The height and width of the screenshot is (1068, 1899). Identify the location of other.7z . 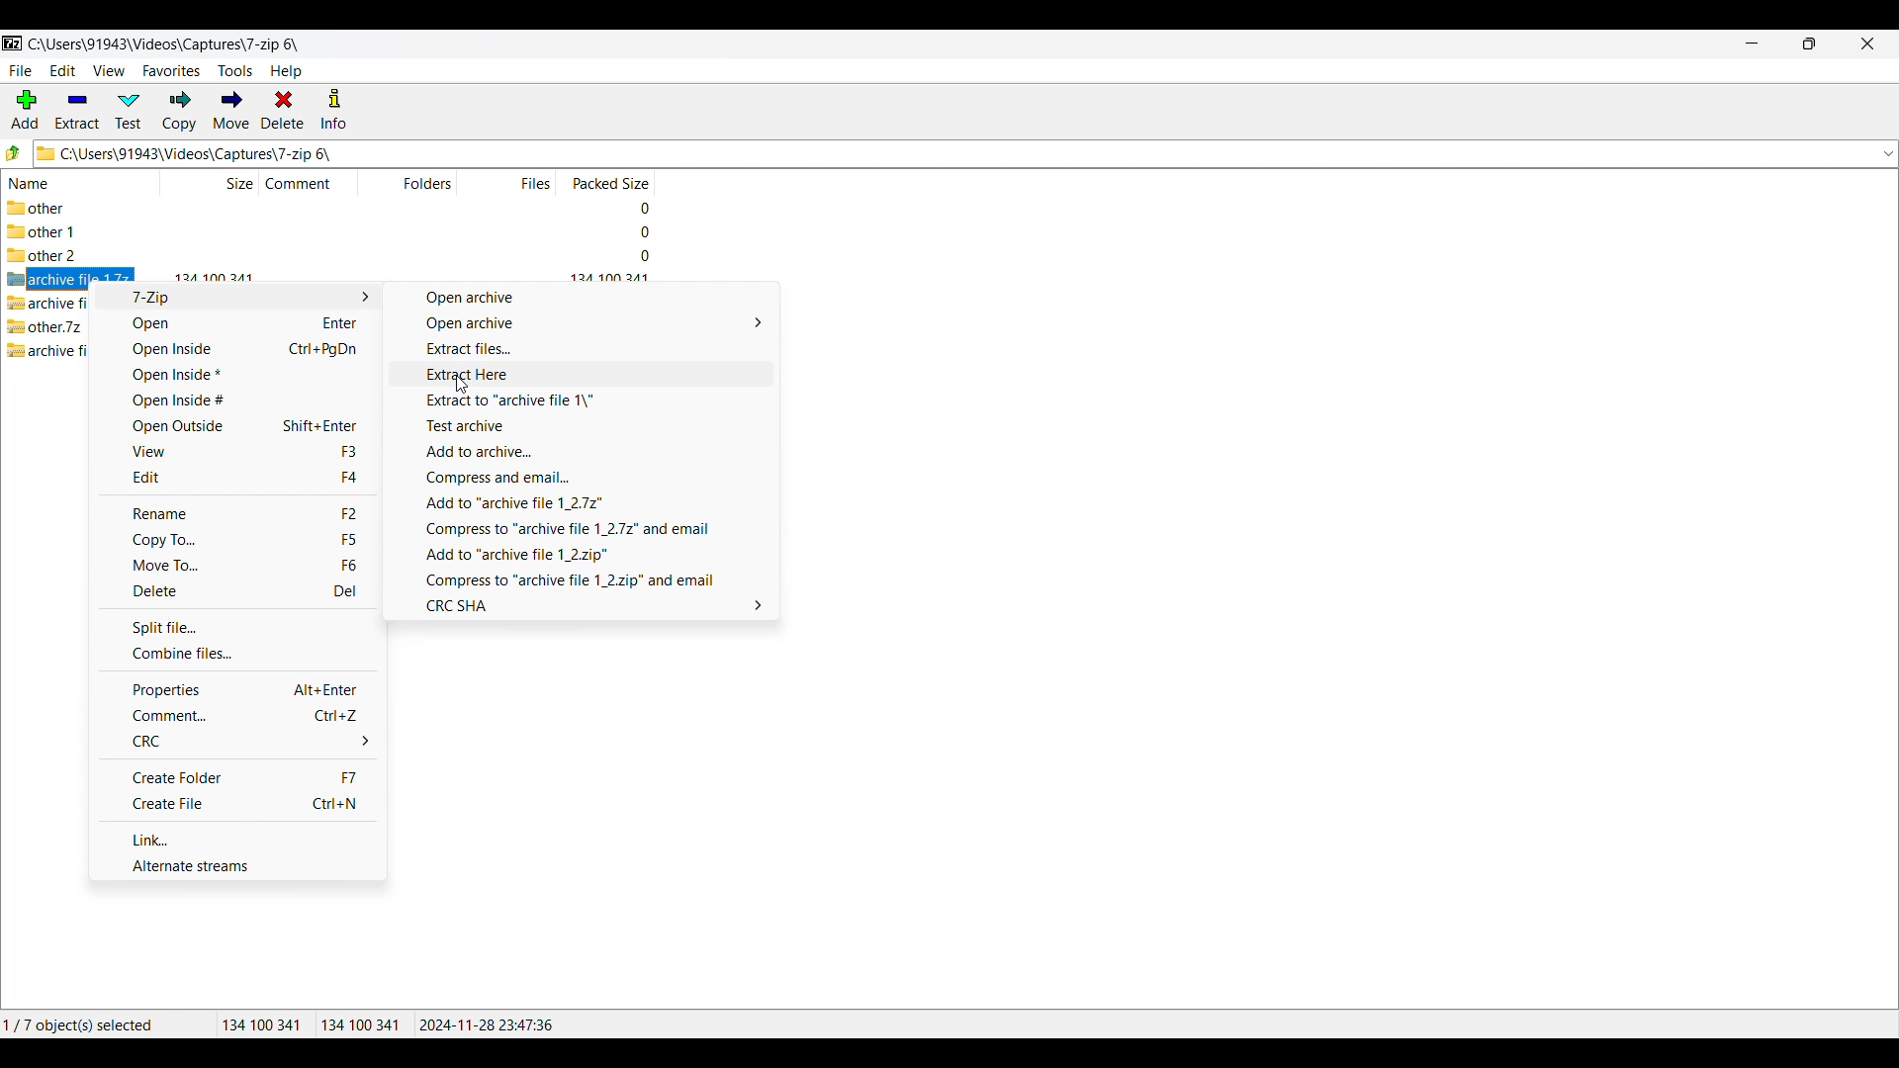
(45, 326).